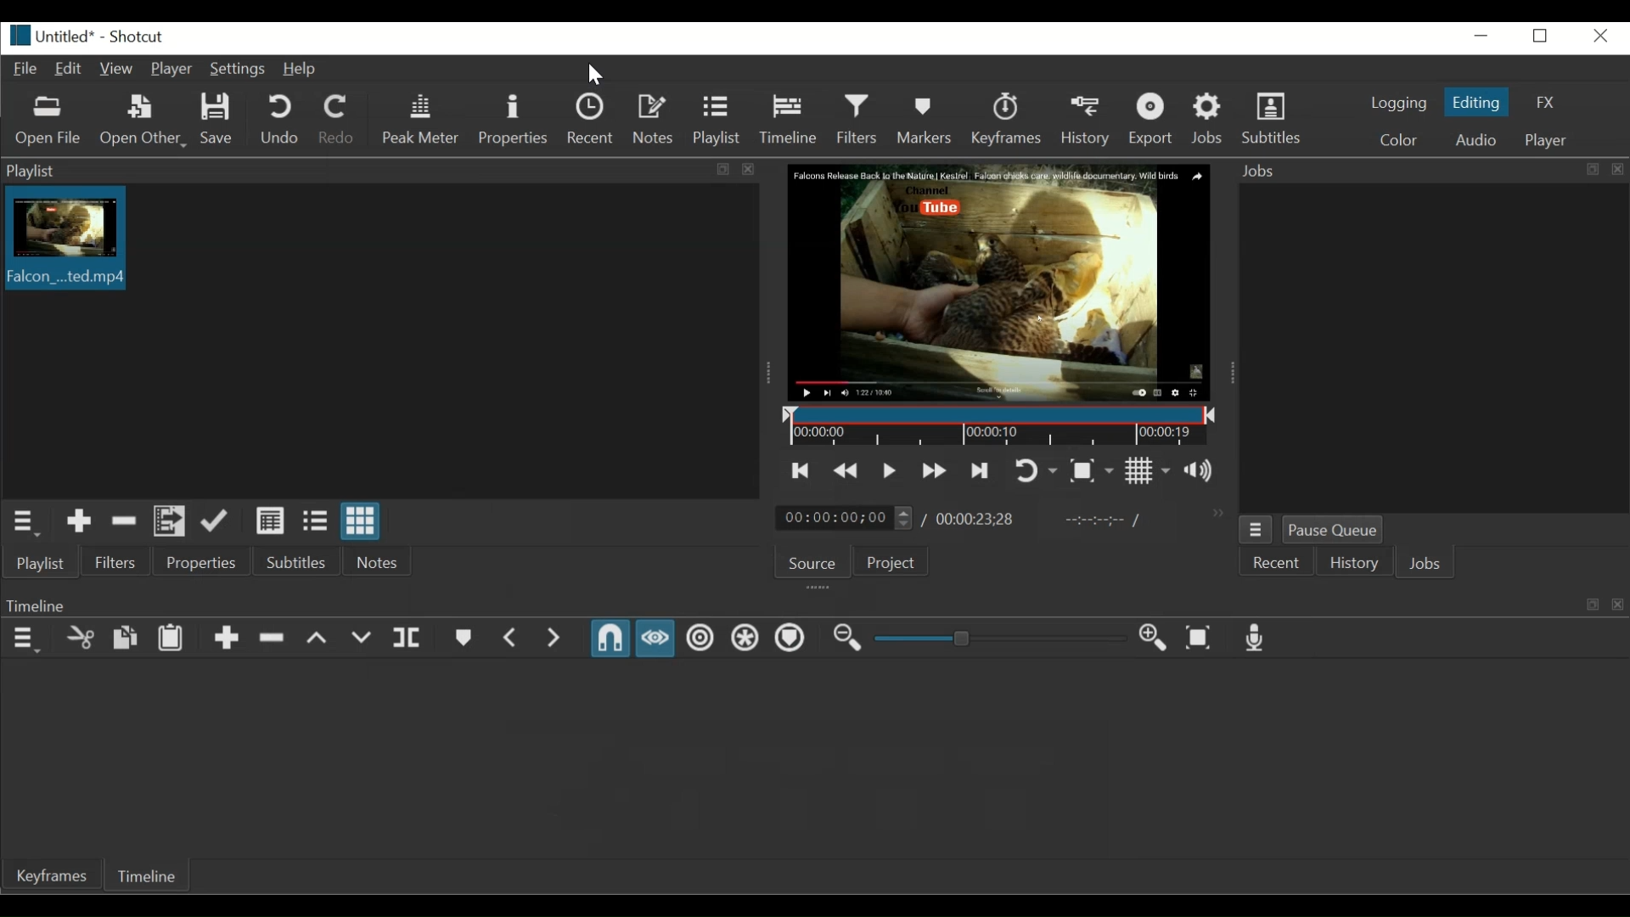 The width and height of the screenshot is (1630, 917). Describe the element at coordinates (115, 562) in the screenshot. I see `Filters` at that location.